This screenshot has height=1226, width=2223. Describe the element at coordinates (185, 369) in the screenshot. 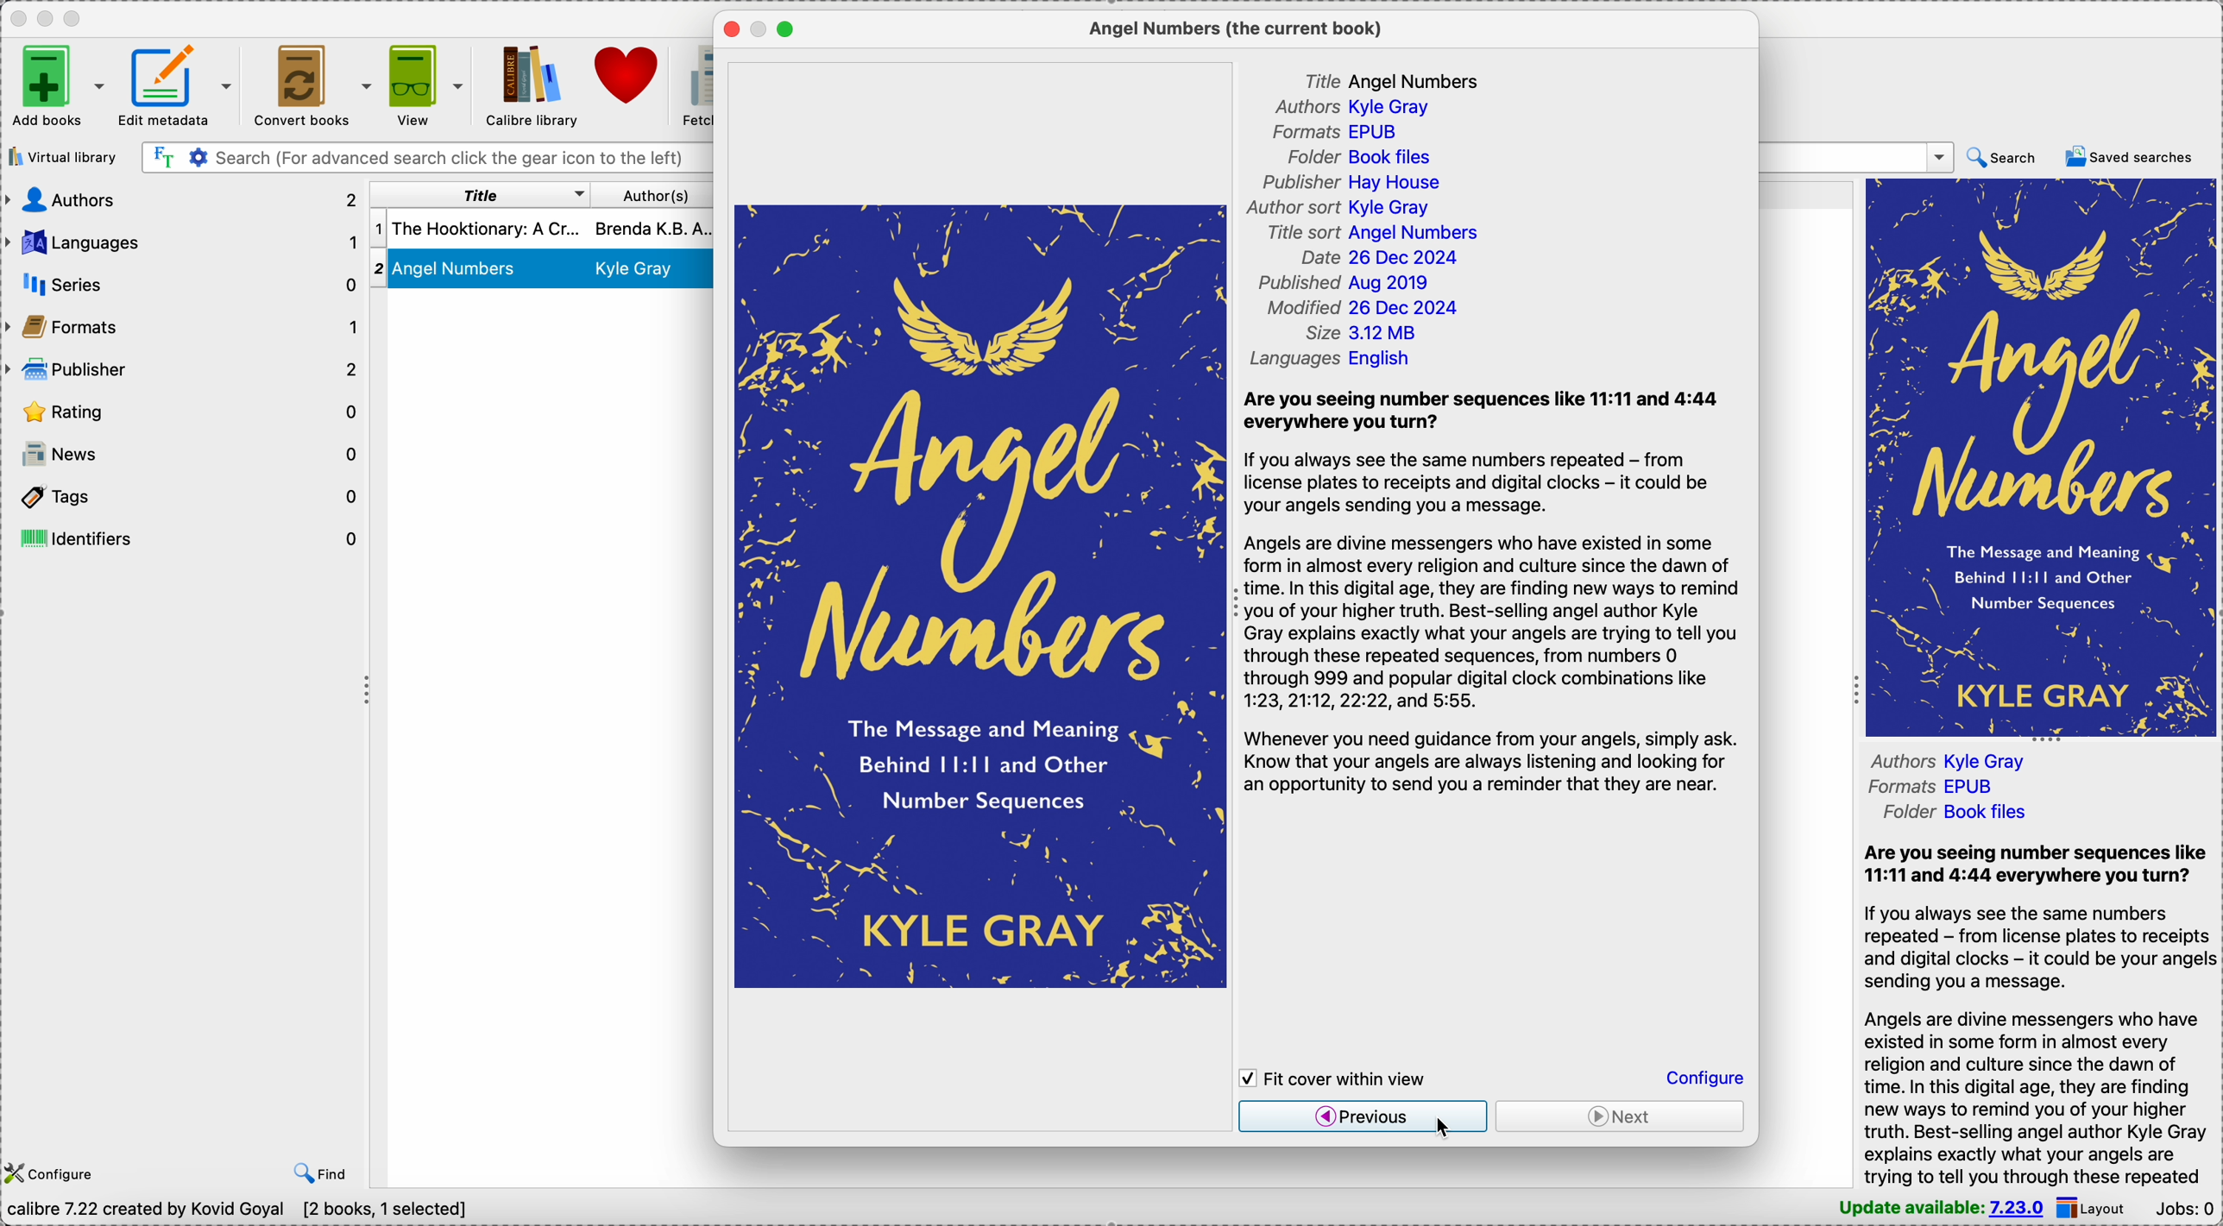

I see `publisher` at that location.